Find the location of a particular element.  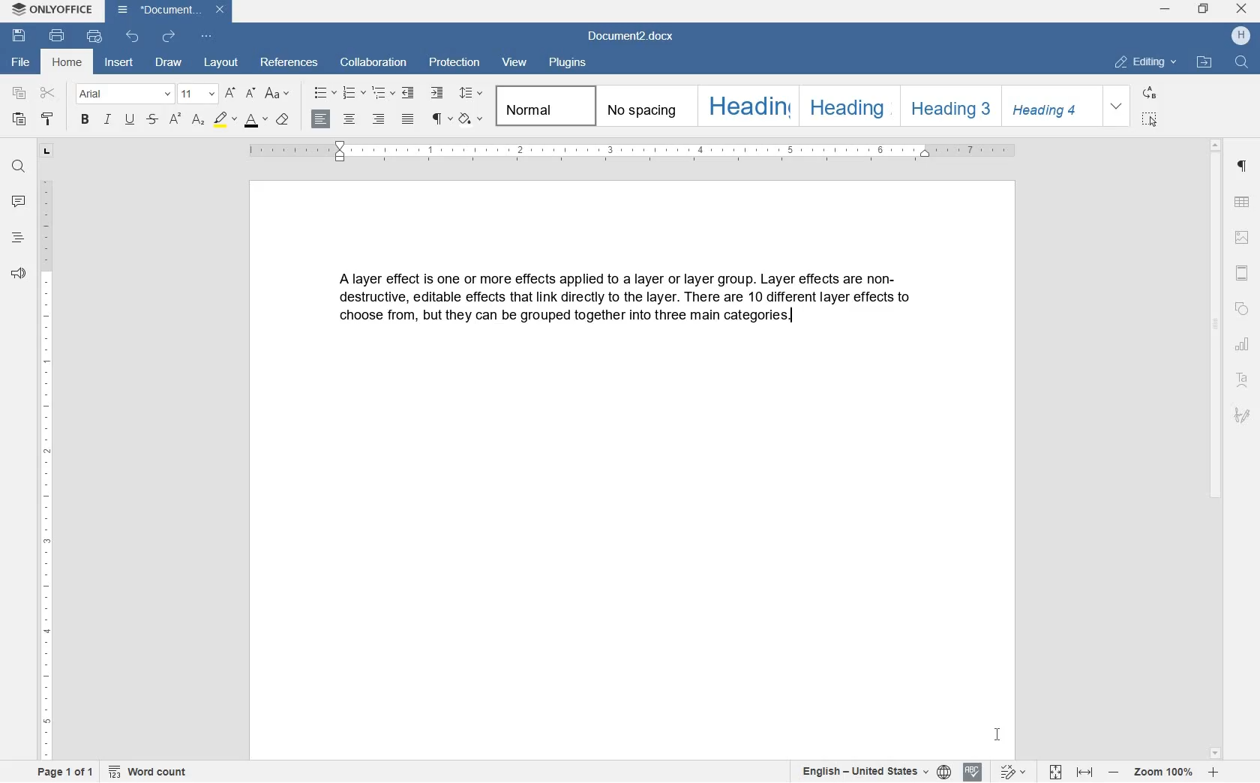

FILE NAME is located at coordinates (19, 63).